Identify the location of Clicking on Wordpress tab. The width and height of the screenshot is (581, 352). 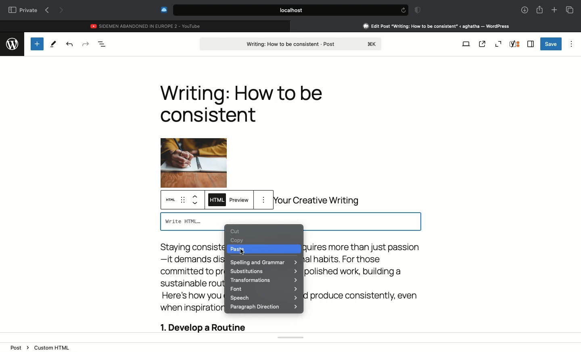
(437, 26).